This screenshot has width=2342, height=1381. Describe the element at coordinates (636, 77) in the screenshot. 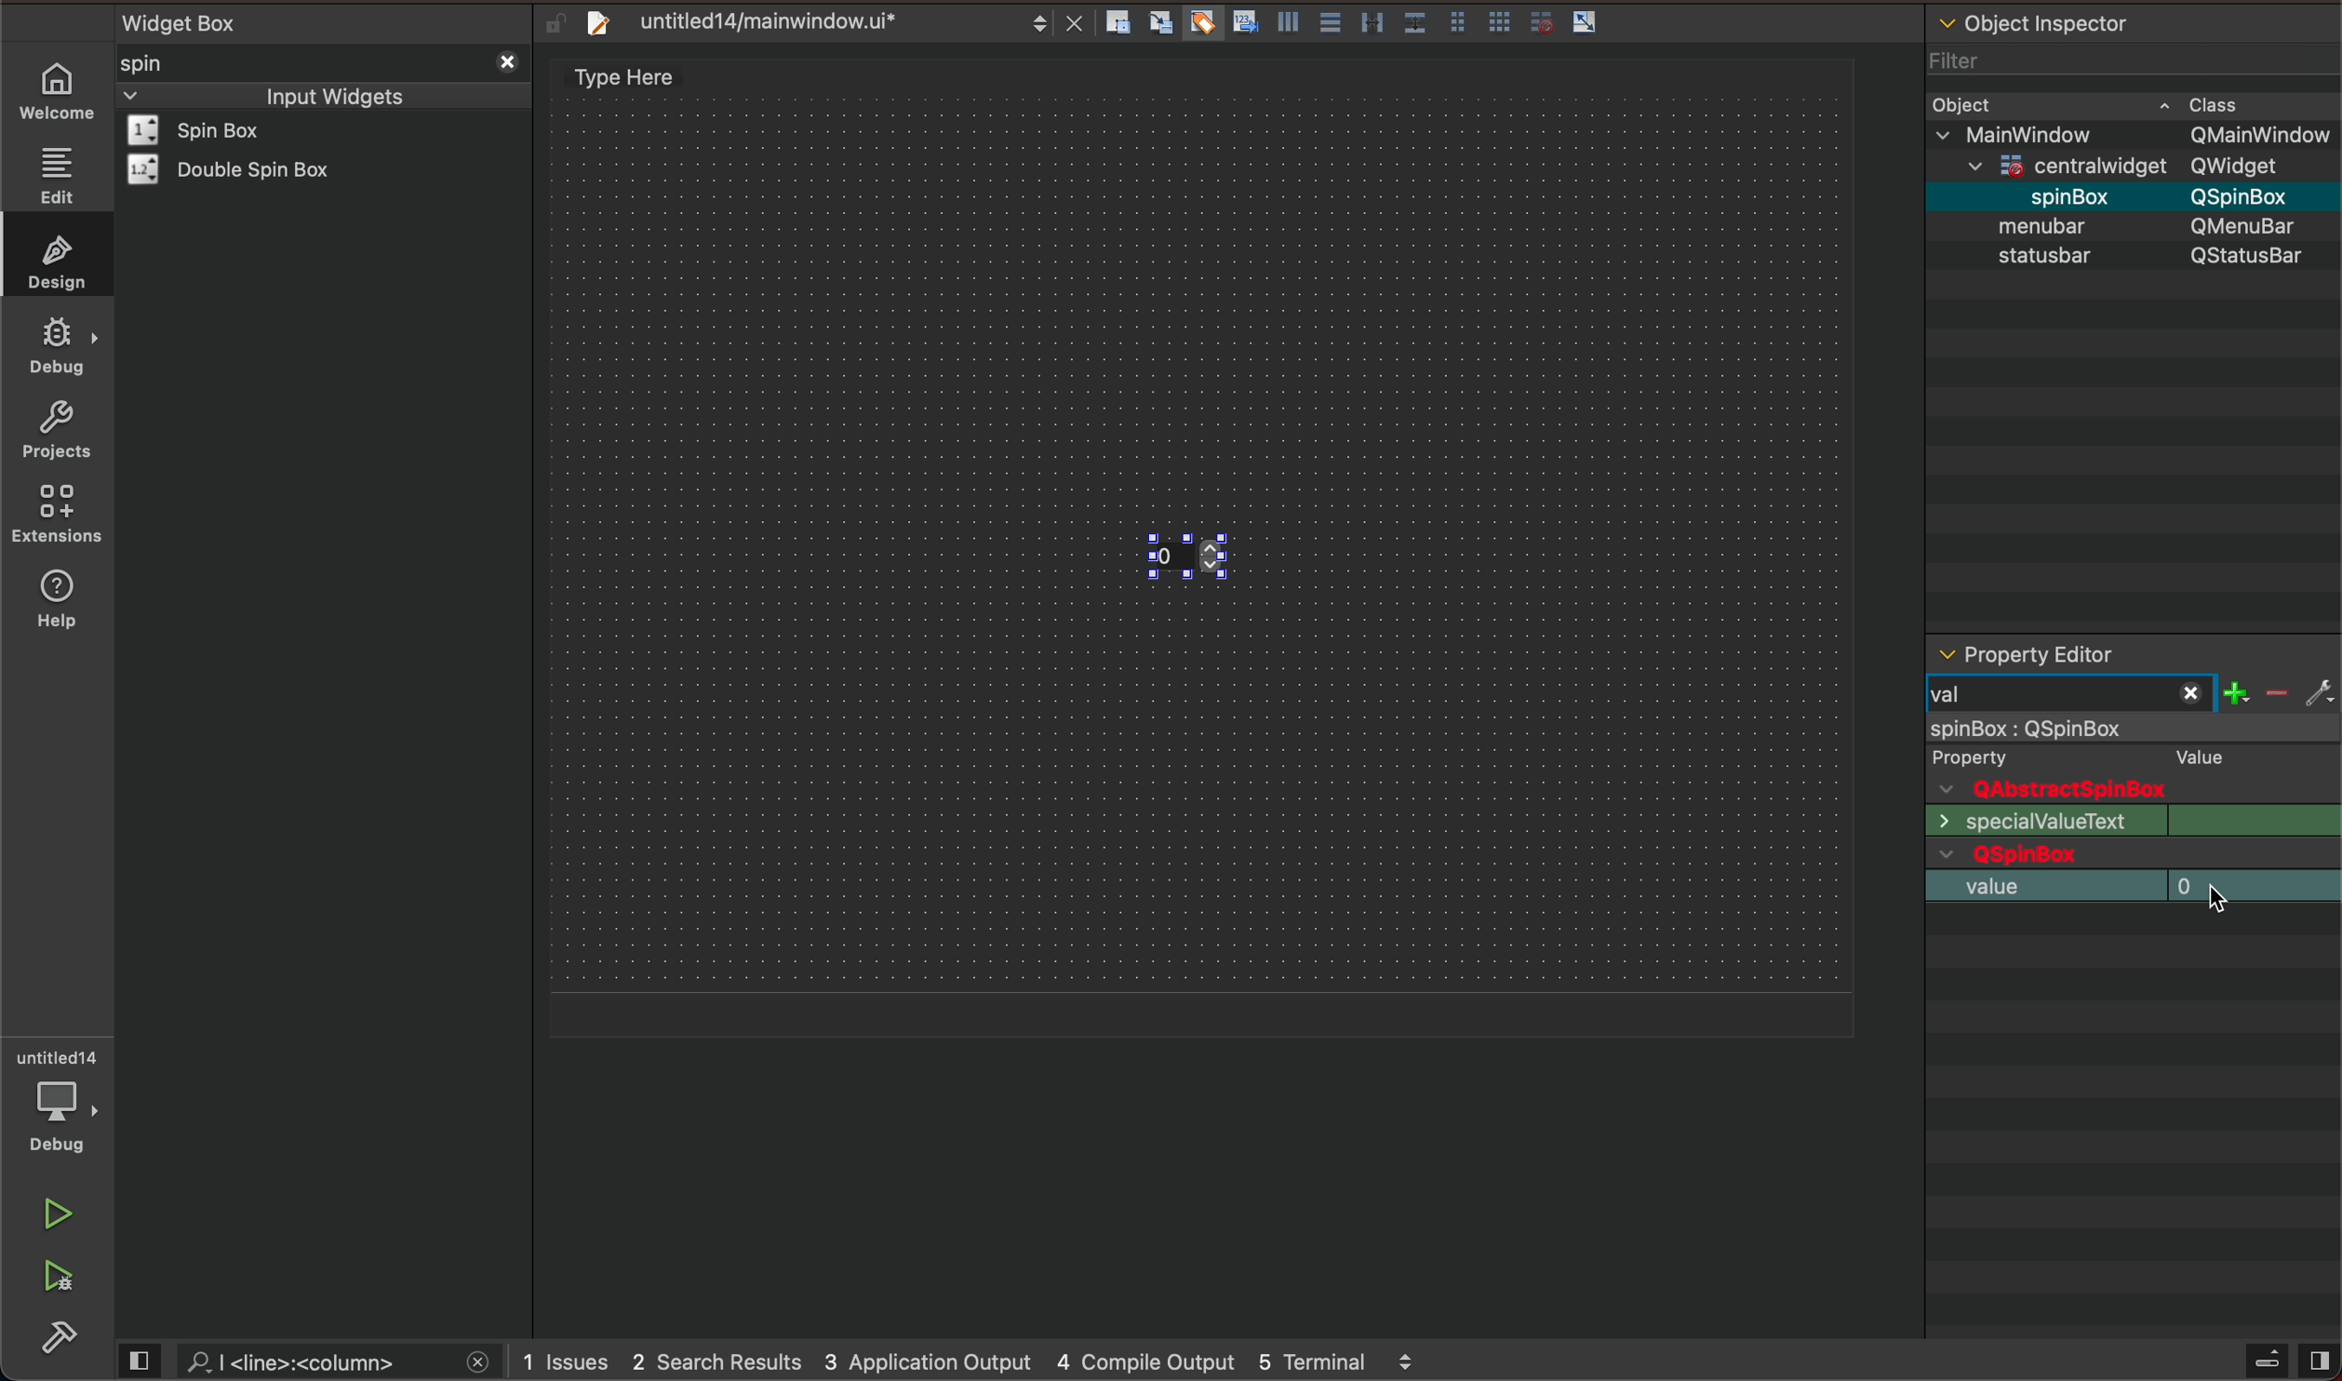

I see `design area` at that location.